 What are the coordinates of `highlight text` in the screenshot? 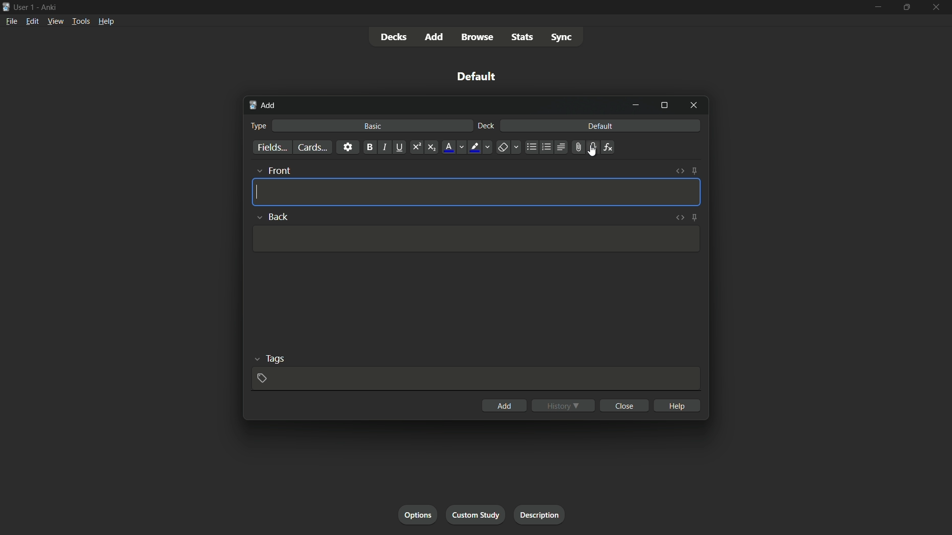 It's located at (474, 147).